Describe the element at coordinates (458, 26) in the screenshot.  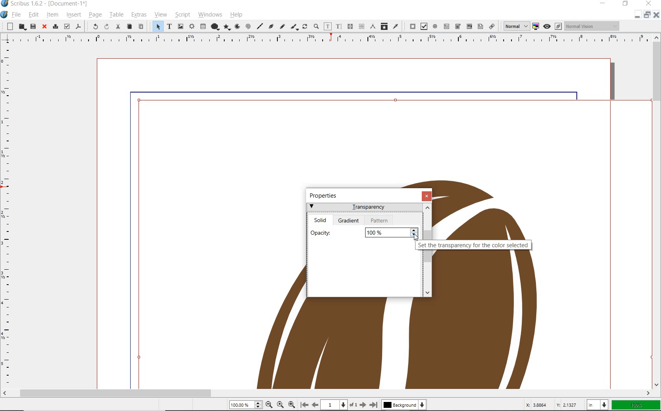
I see `pdf combo box` at that location.